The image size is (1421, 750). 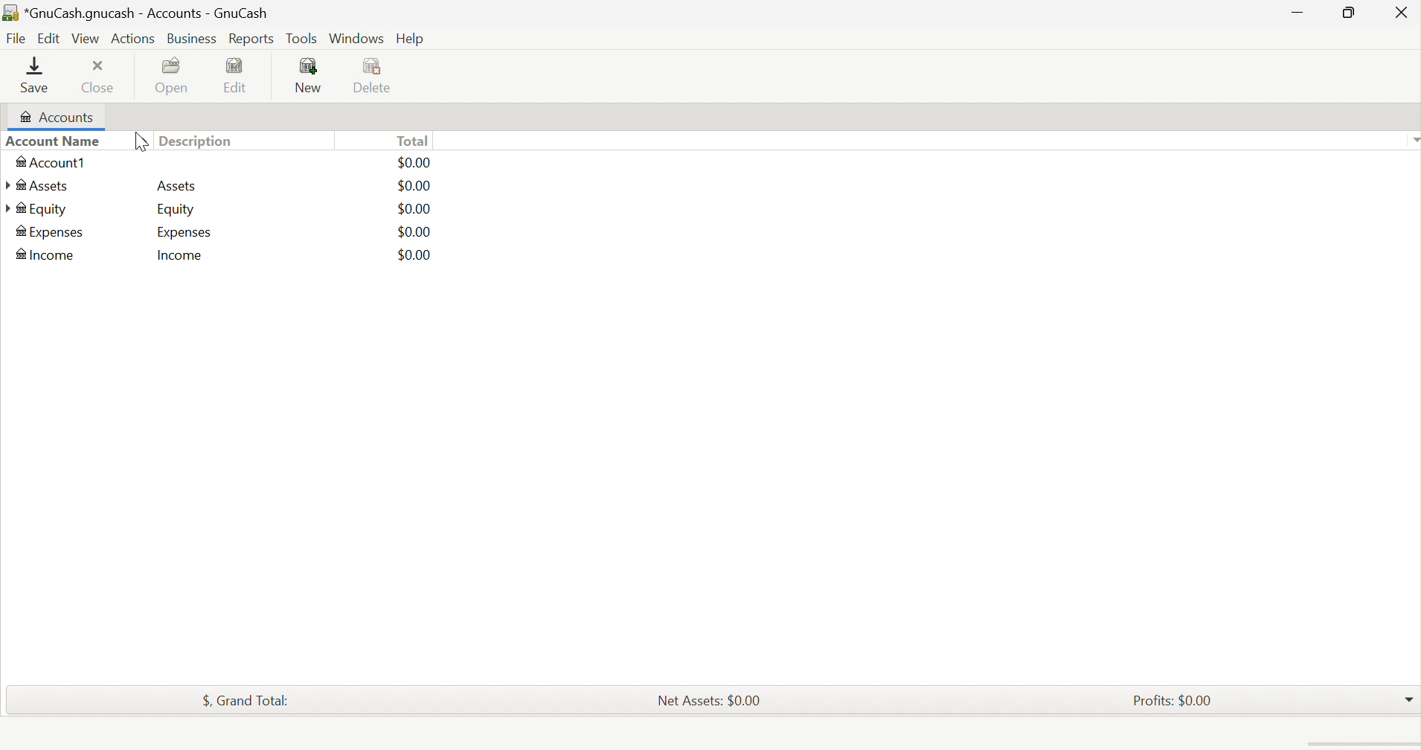 I want to click on Income, so click(x=182, y=232).